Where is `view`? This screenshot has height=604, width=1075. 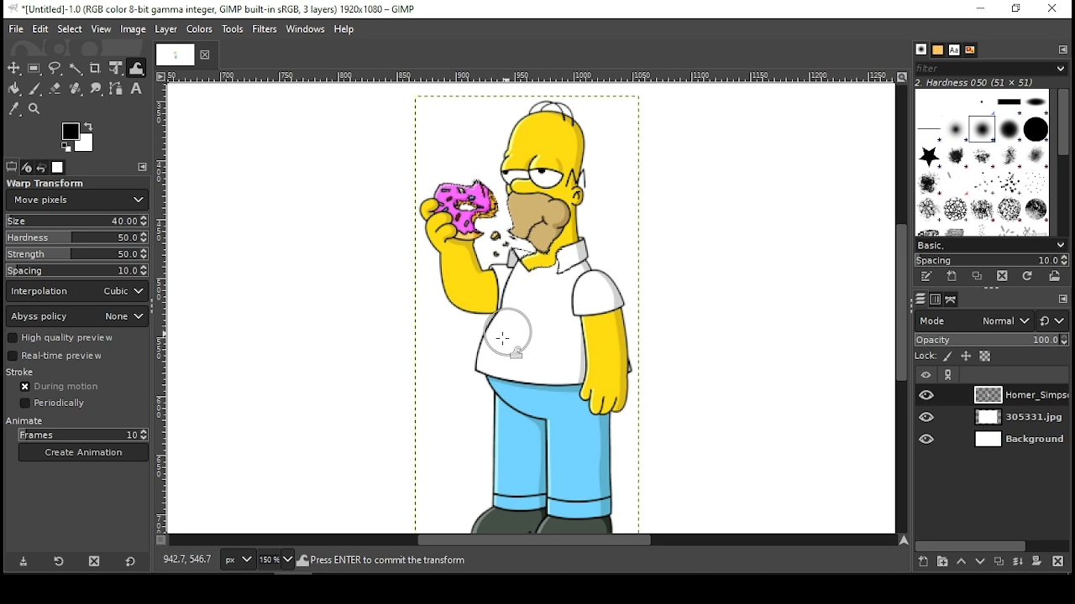 view is located at coordinates (102, 29).